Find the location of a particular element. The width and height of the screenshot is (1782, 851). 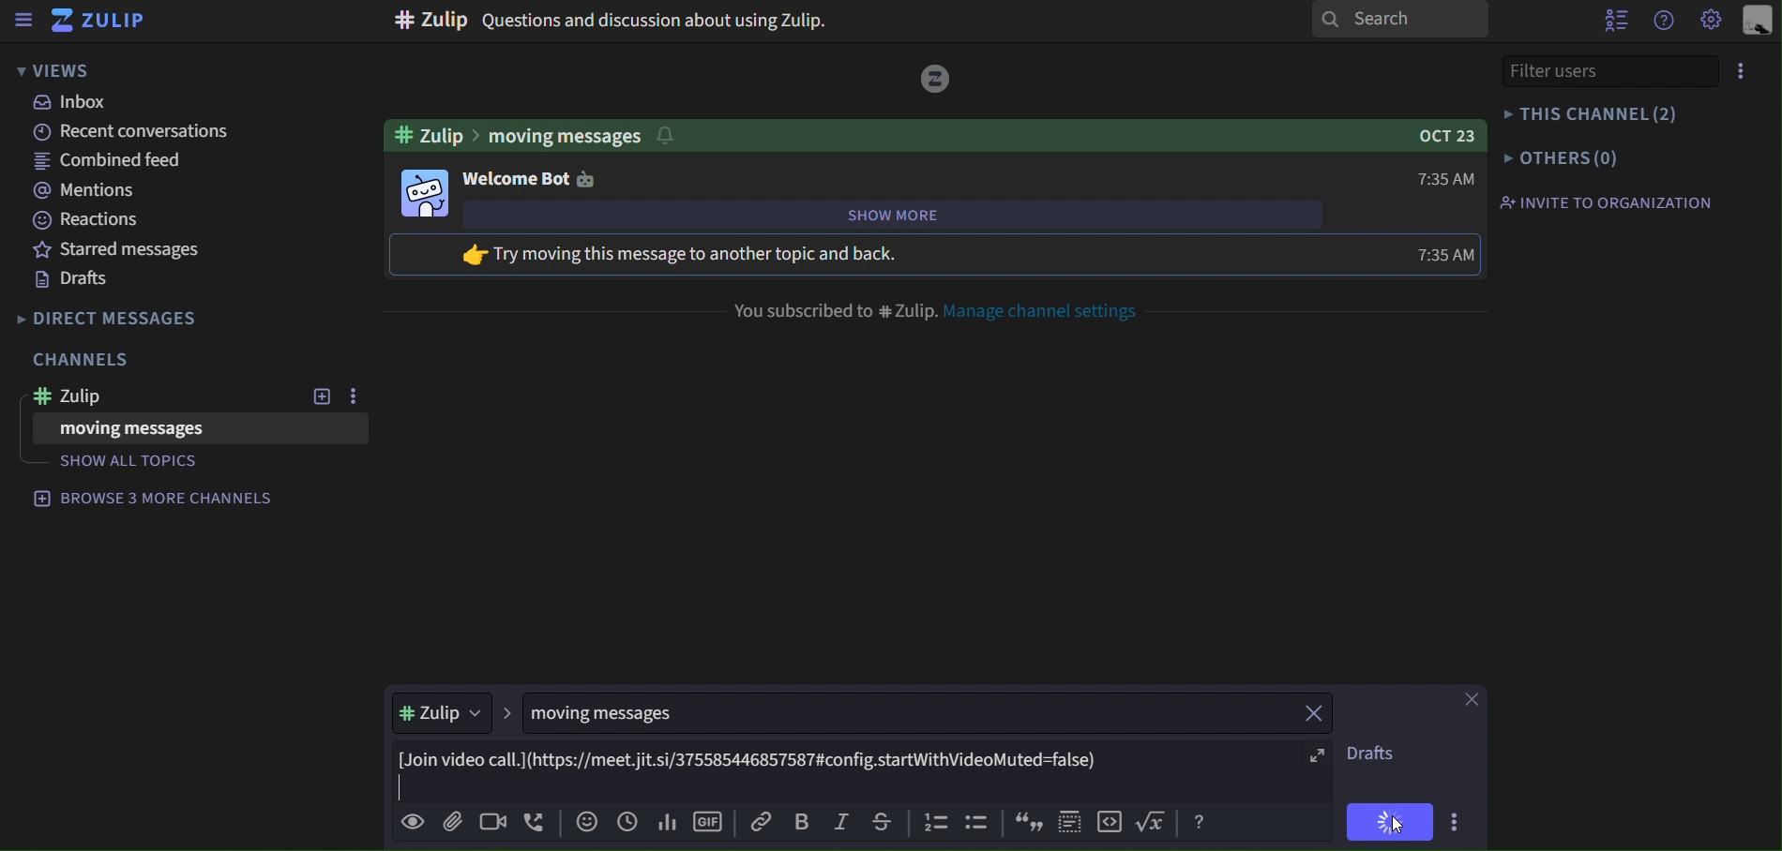

add global time is located at coordinates (626, 825).